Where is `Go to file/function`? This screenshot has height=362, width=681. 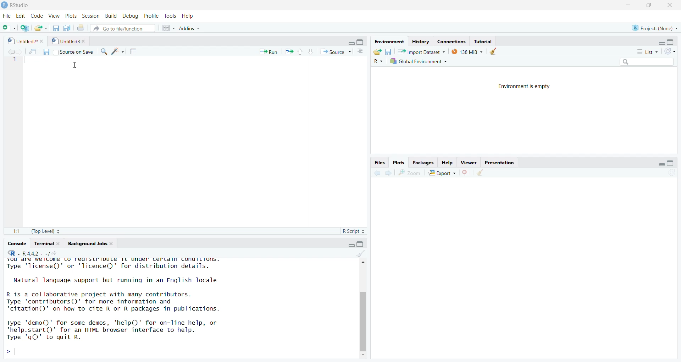 Go to file/function is located at coordinates (123, 28).